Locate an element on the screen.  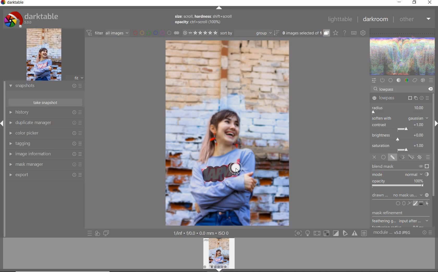
click to change overlays on thumbnails is located at coordinates (335, 33).